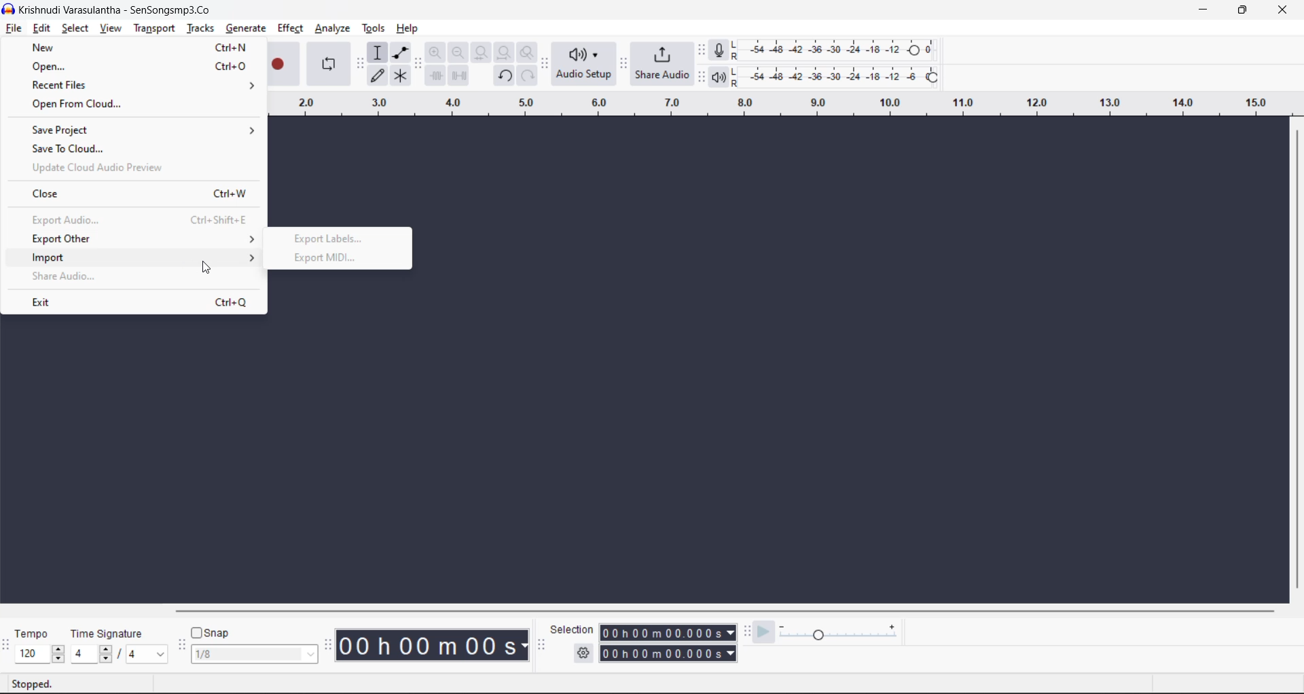 The image size is (1304, 694). Describe the element at coordinates (436, 76) in the screenshot. I see `trim audio outside selection` at that location.